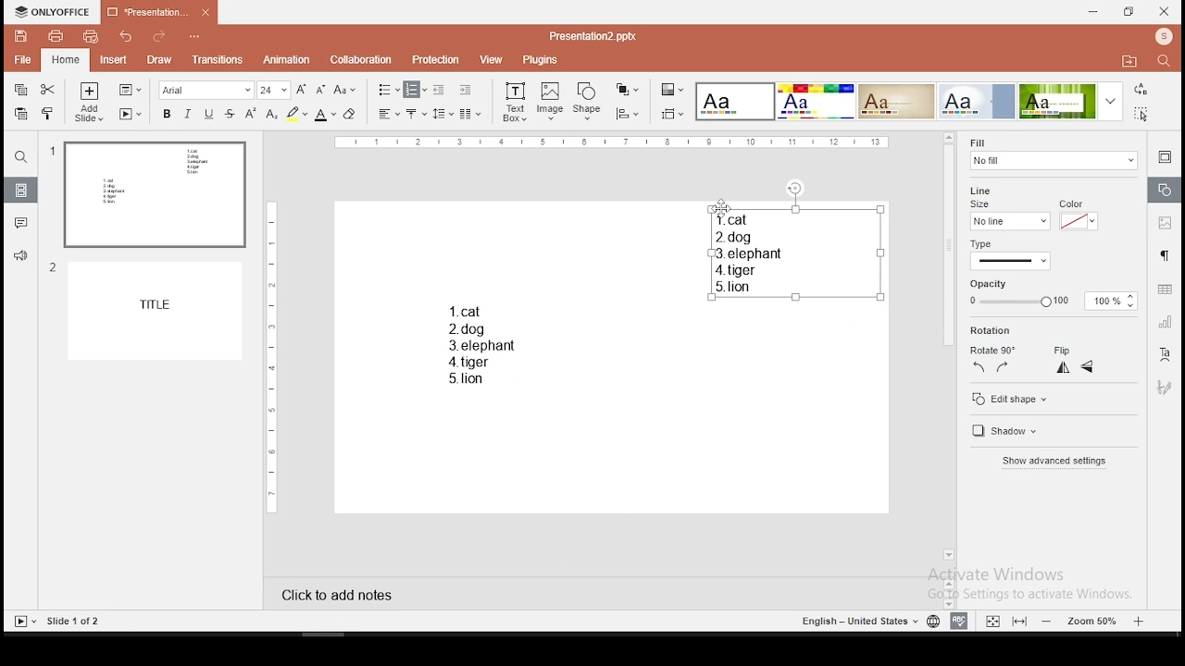 The width and height of the screenshot is (1185, 666). I want to click on increase font size, so click(300, 89).